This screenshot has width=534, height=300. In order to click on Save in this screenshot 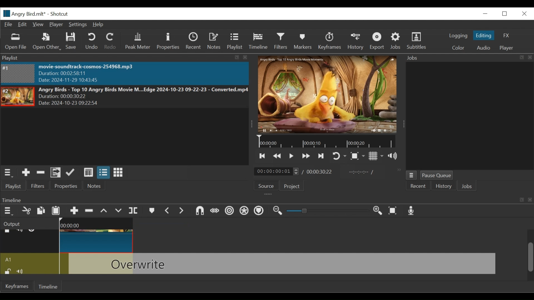, I will do `click(72, 41)`.